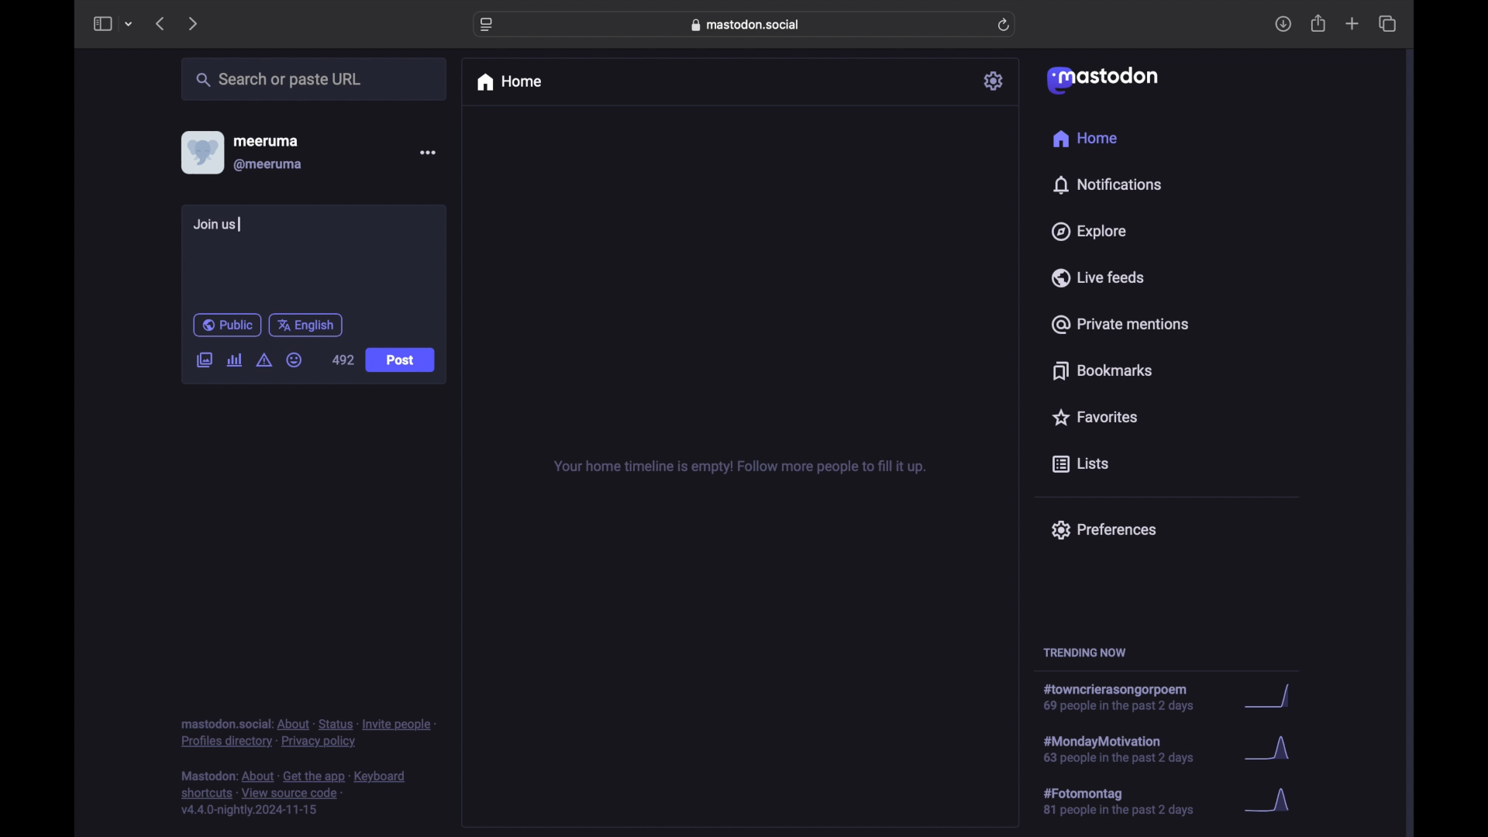  Describe the element at coordinates (296, 794) in the screenshot. I see `footnote` at that location.